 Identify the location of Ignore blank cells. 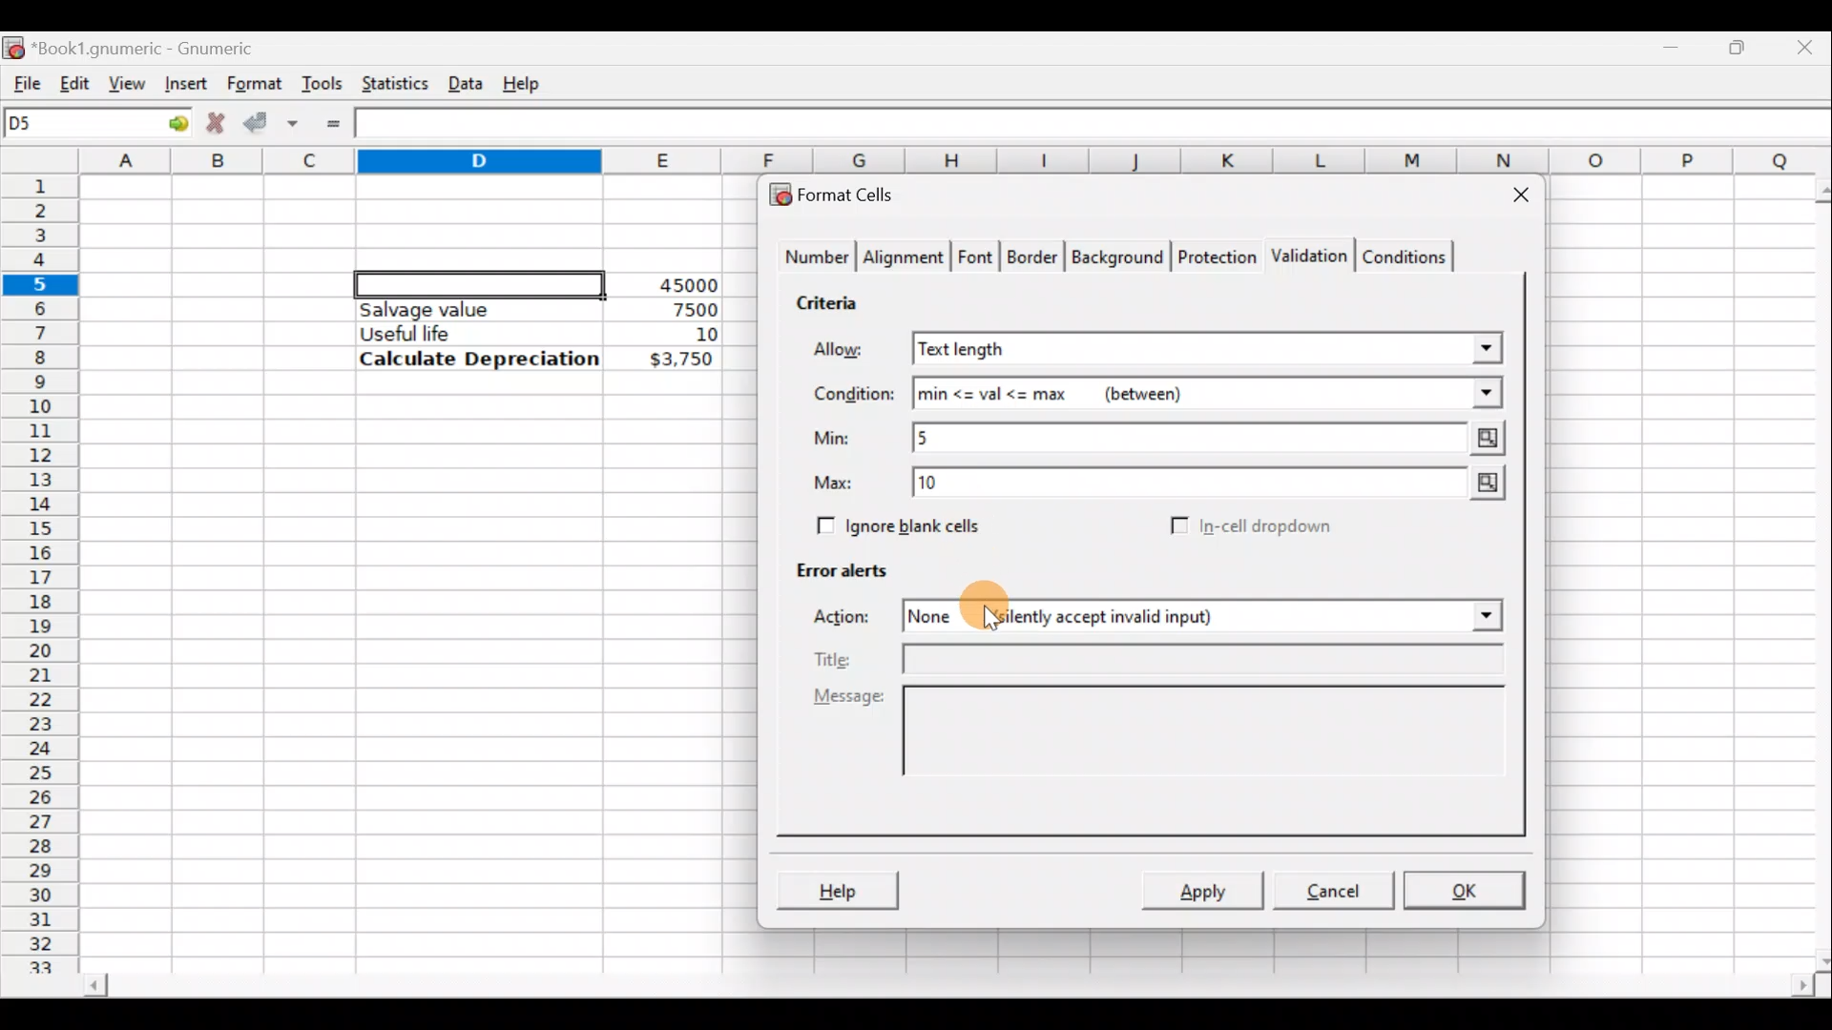
(895, 523).